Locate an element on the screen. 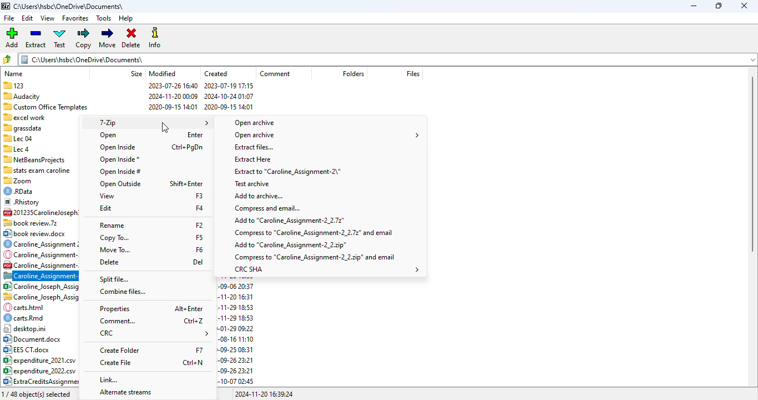 Image resolution: width=758 pixels, height=400 pixels. move to is located at coordinates (114, 250).